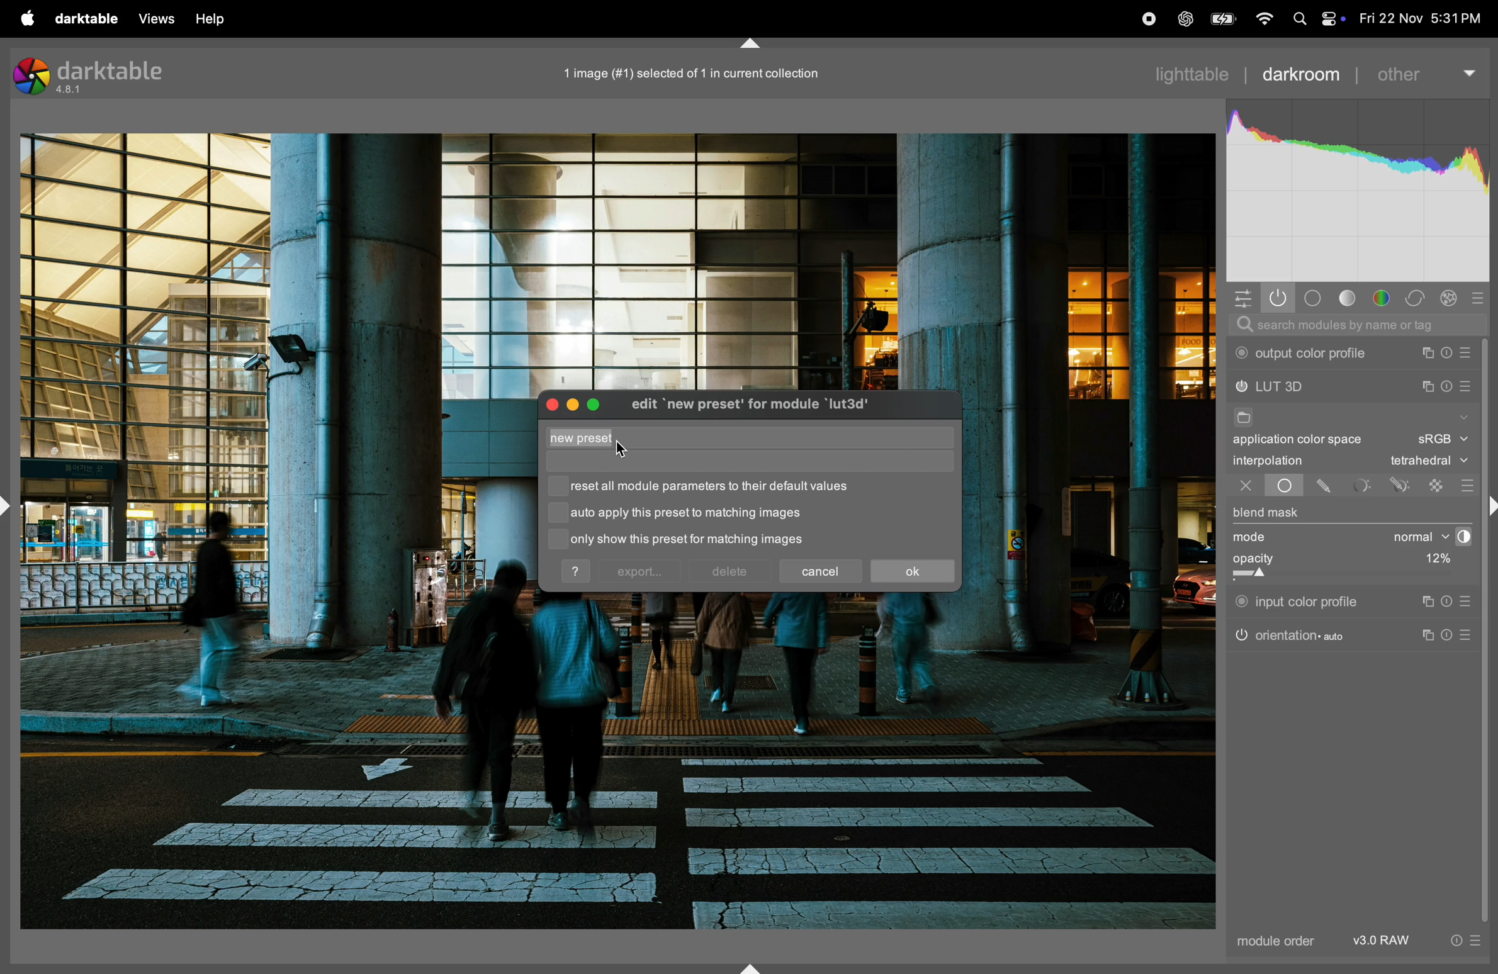  I want to click on check box, so click(558, 486).